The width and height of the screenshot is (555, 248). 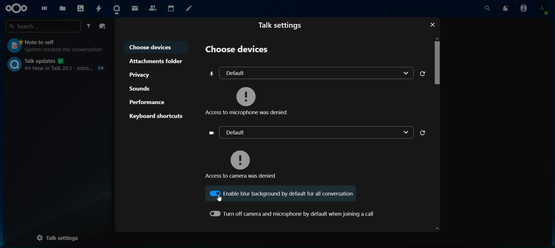 What do you see at coordinates (42, 8) in the screenshot?
I see `dashboard` at bounding box center [42, 8].